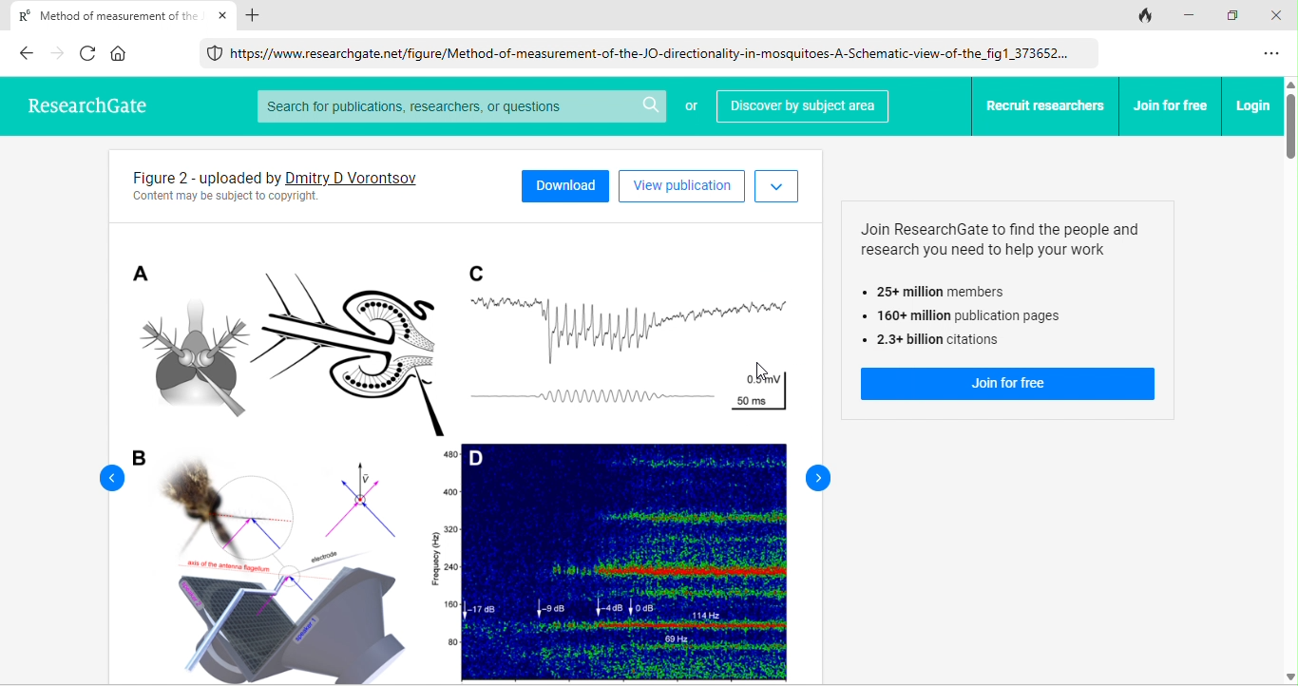  I want to click on image, so click(456, 450).